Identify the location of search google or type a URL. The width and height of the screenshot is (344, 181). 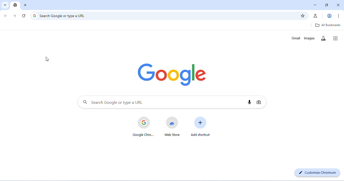
(164, 15).